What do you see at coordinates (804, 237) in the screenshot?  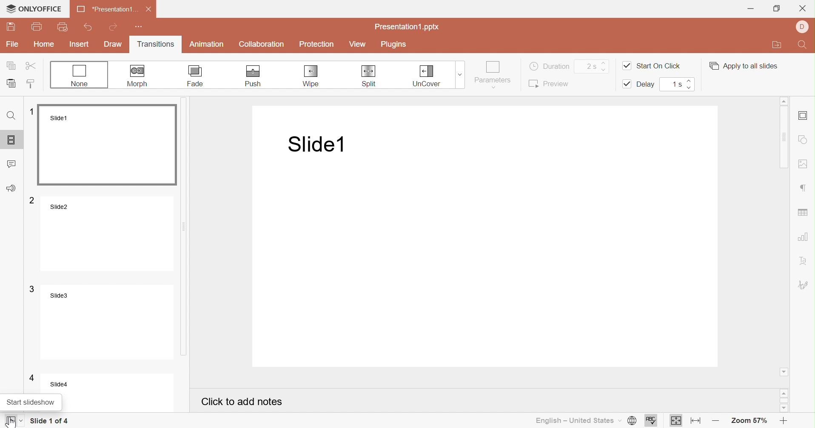 I see `Insert chart` at bounding box center [804, 237].